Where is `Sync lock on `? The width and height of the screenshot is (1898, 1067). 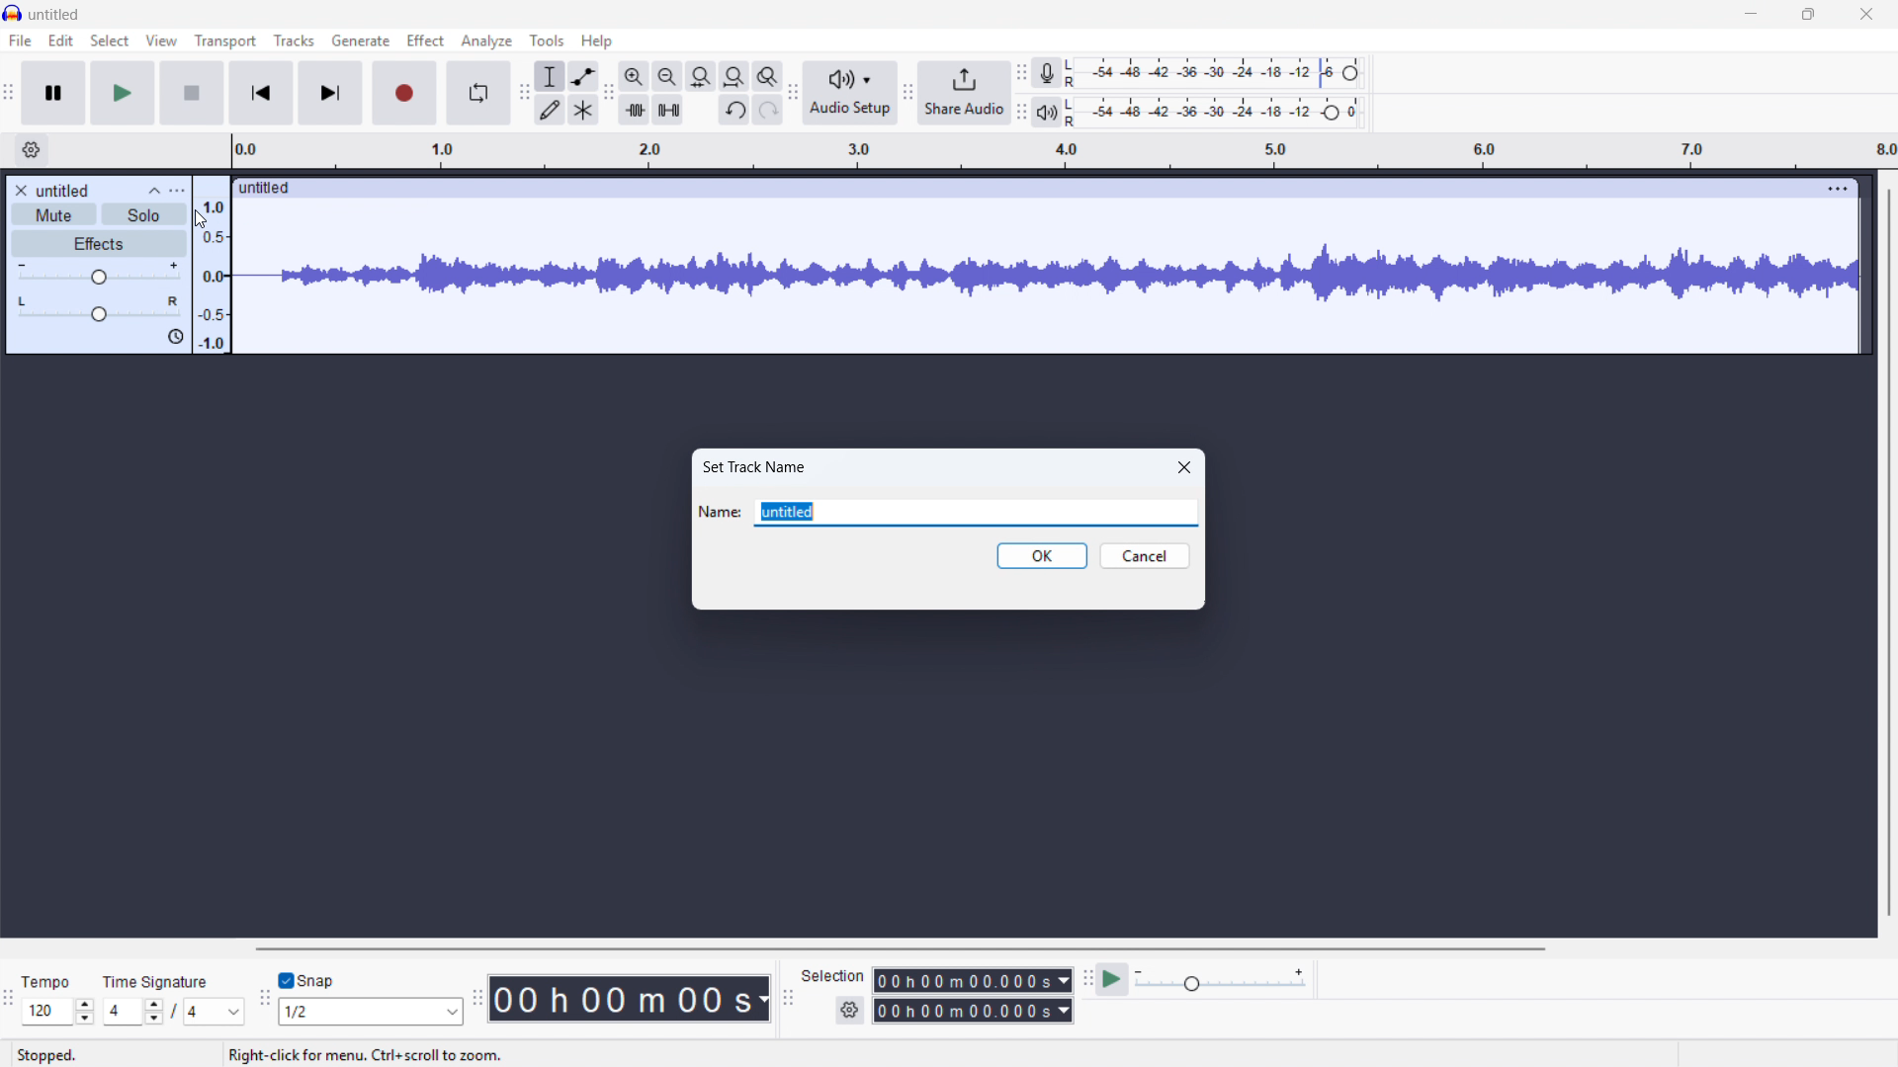
Sync lock on  is located at coordinates (176, 337).